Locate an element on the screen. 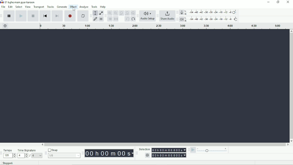 This screenshot has height=165, width=293. Audacity Share Audio toolbar is located at coordinates (157, 16).